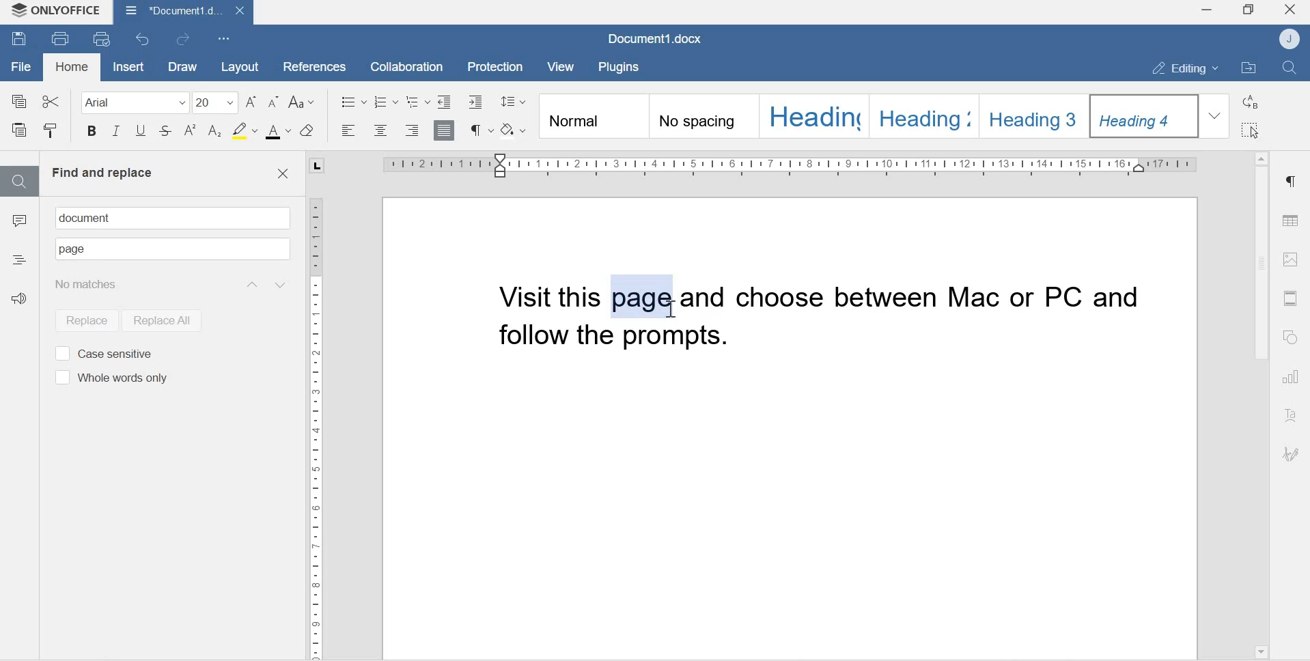  Describe the element at coordinates (308, 130) in the screenshot. I see `Clear style` at that location.